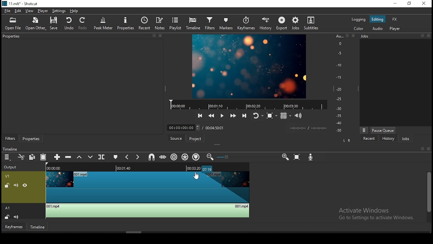  I want to click on open file, so click(13, 23).